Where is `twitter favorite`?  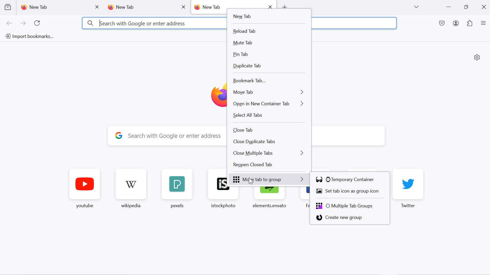 twitter favorite is located at coordinates (409, 188).